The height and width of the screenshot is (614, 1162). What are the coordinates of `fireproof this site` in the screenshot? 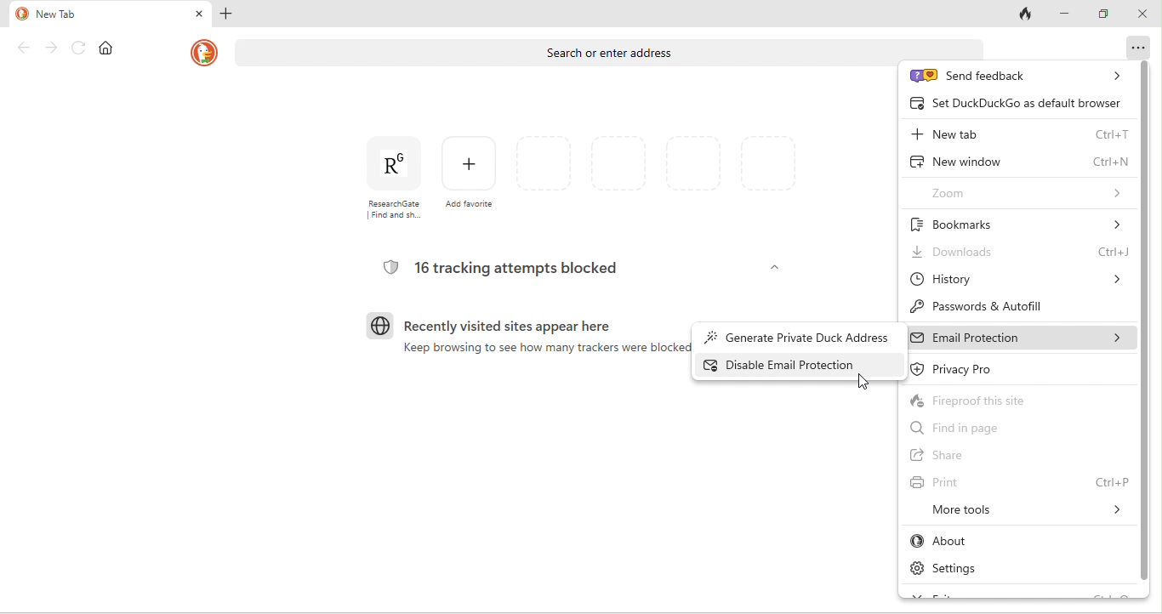 It's located at (988, 400).